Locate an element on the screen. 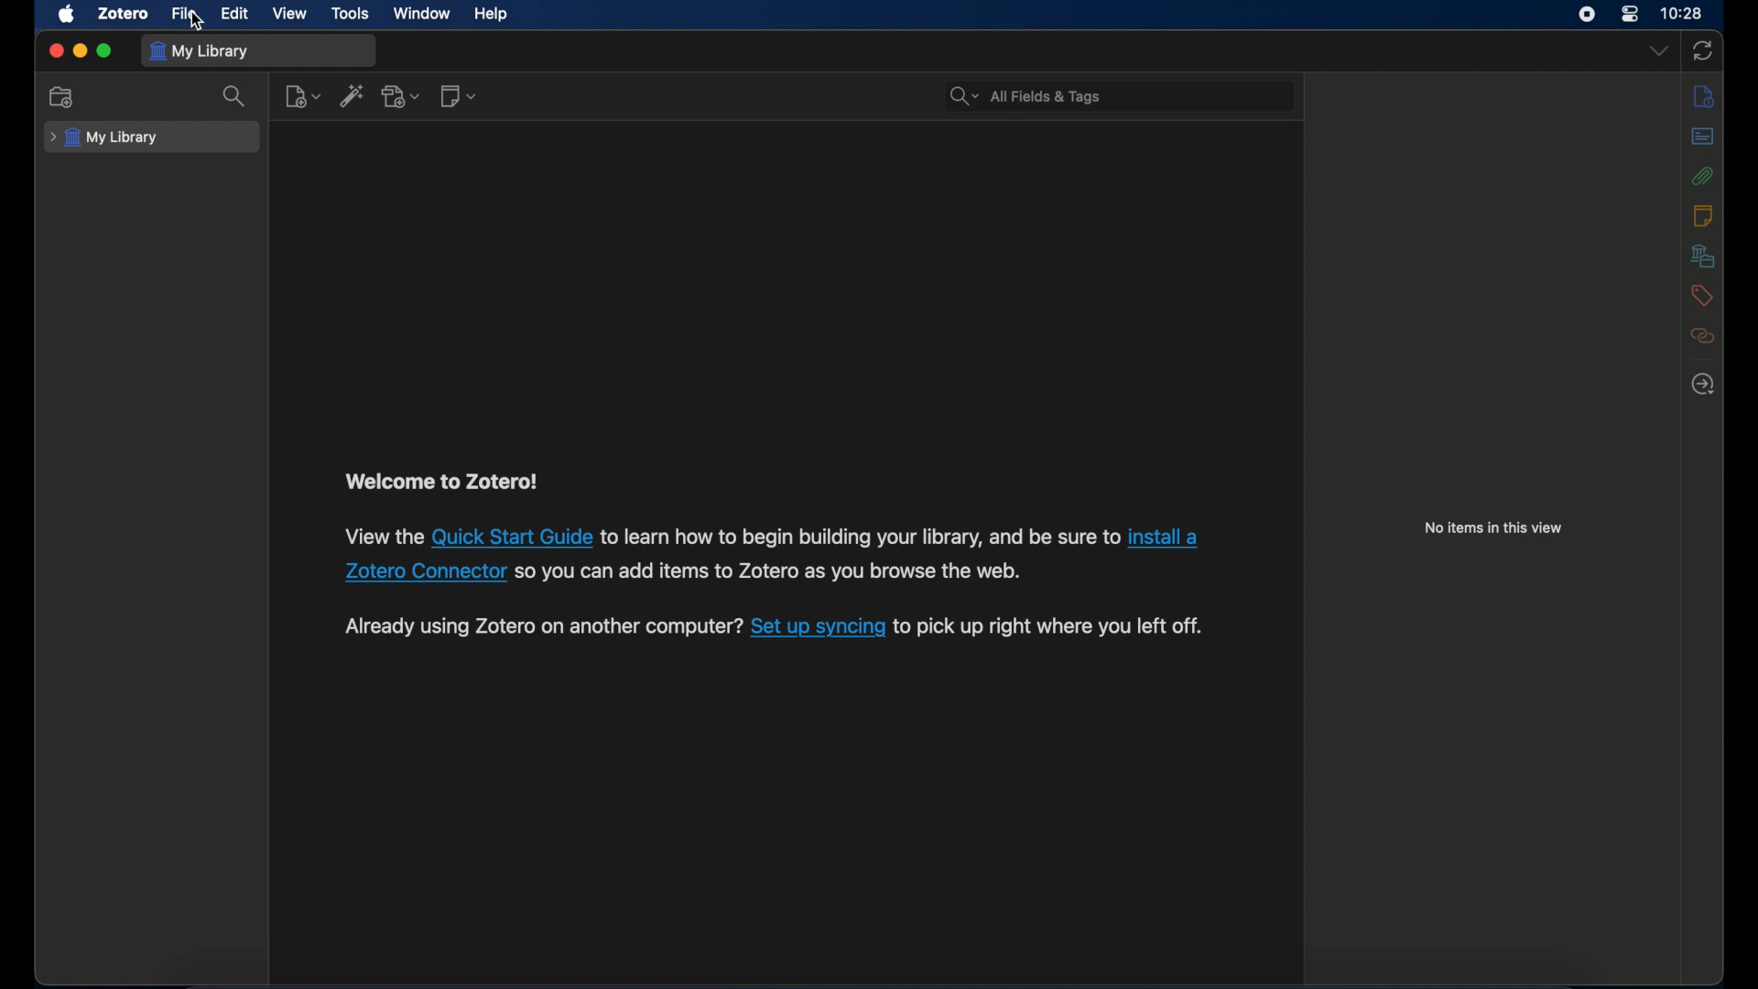 This screenshot has width=1758, height=989. my library is located at coordinates (200, 52).